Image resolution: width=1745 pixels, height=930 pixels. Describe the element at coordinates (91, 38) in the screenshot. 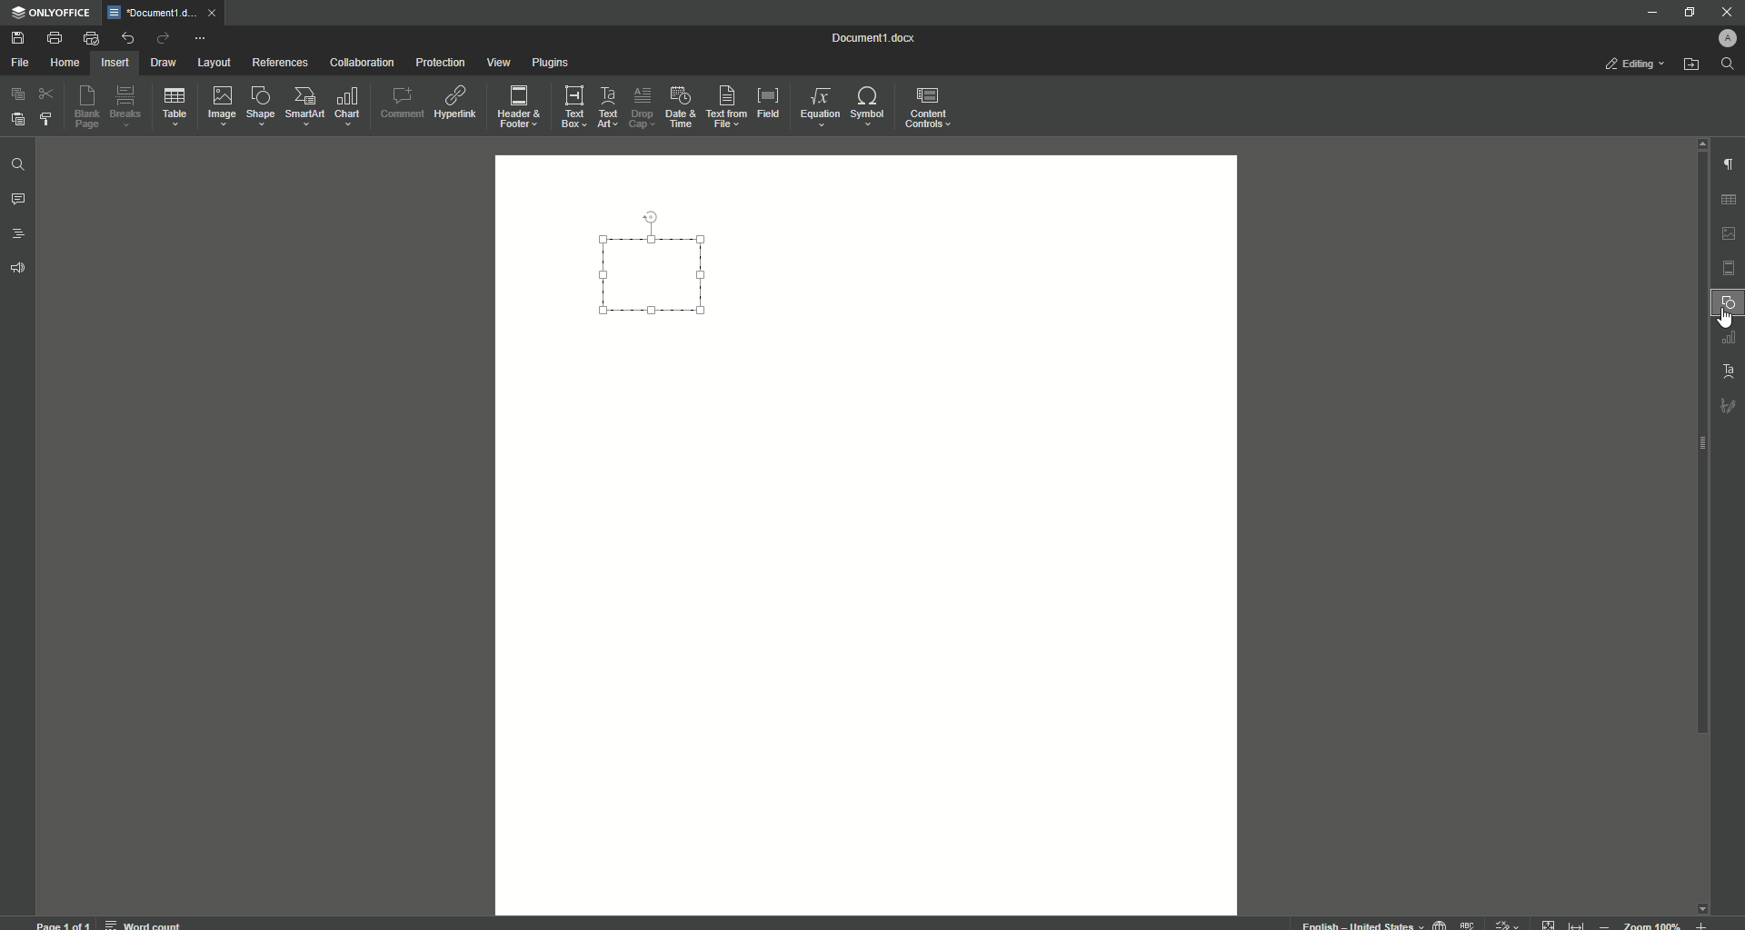

I see `Quick Print` at that location.